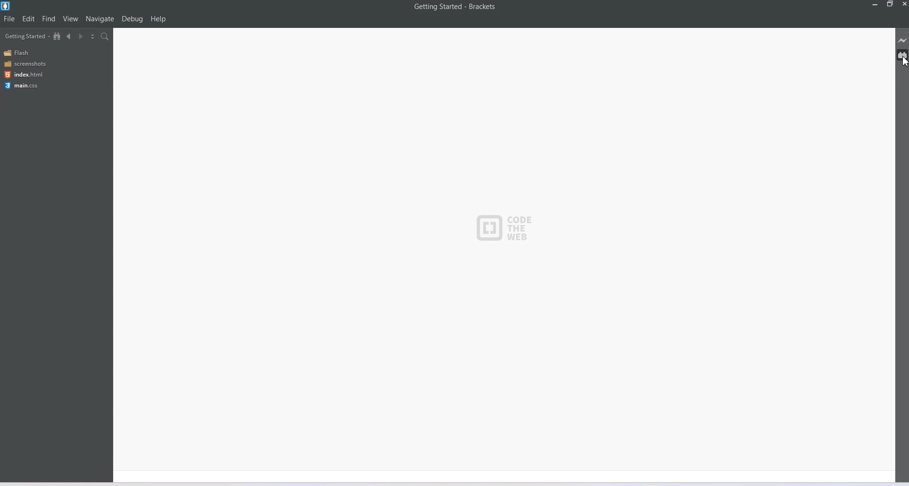 Image resolution: width=909 pixels, height=486 pixels. What do you see at coordinates (9, 18) in the screenshot?
I see `File` at bounding box center [9, 18].